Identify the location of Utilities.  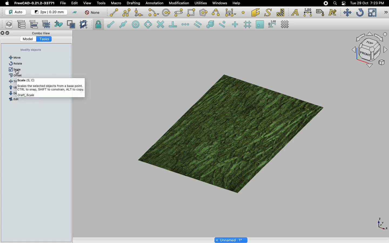
(200, 3).